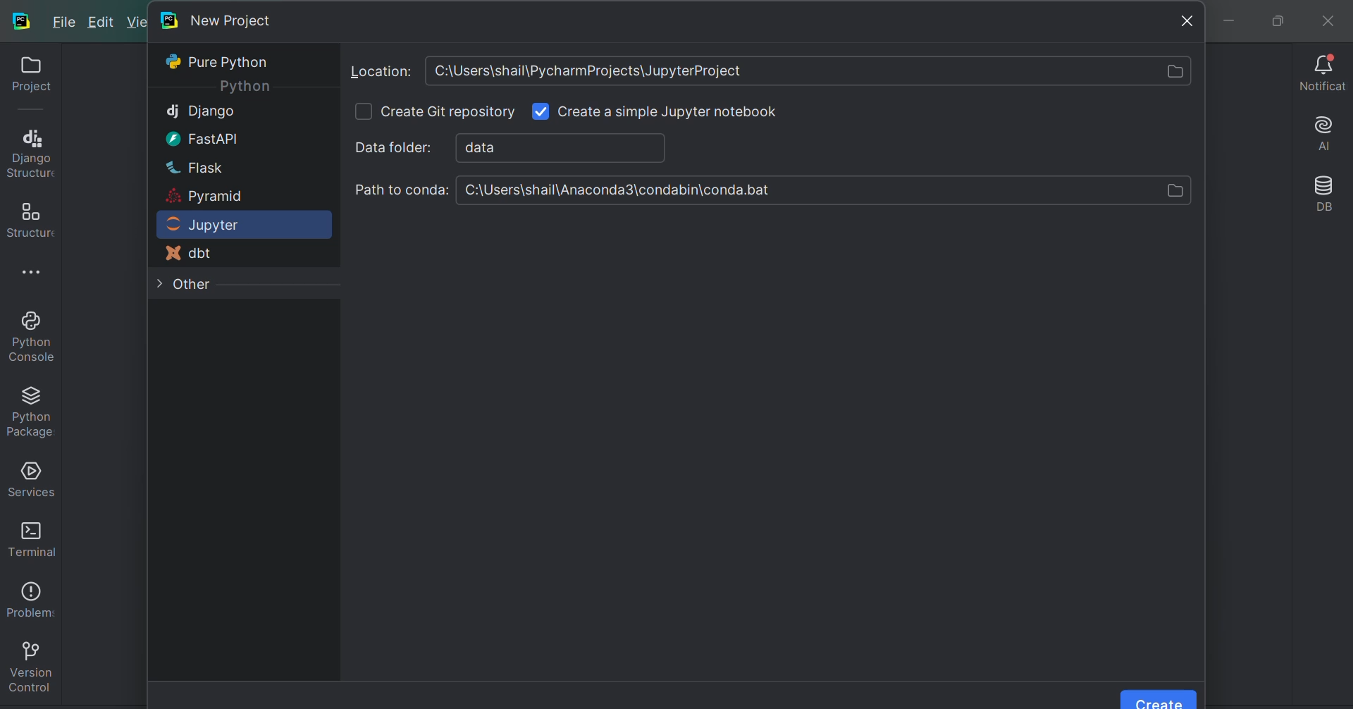 The height and width of the screenshot is (709, 1353). I want to click on create a simple jupyter notebook, so click(671, 111).